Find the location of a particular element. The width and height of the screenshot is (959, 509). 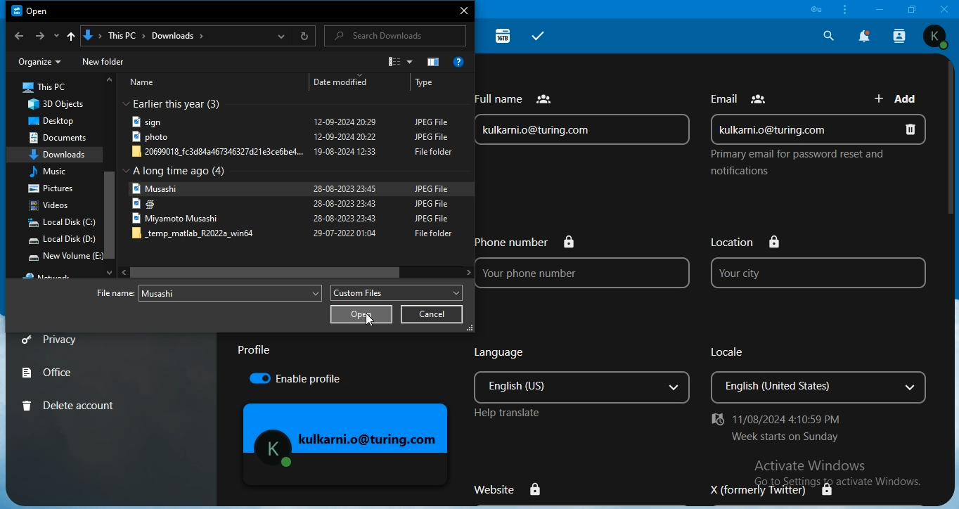

text is located at coordinates (790, 429).